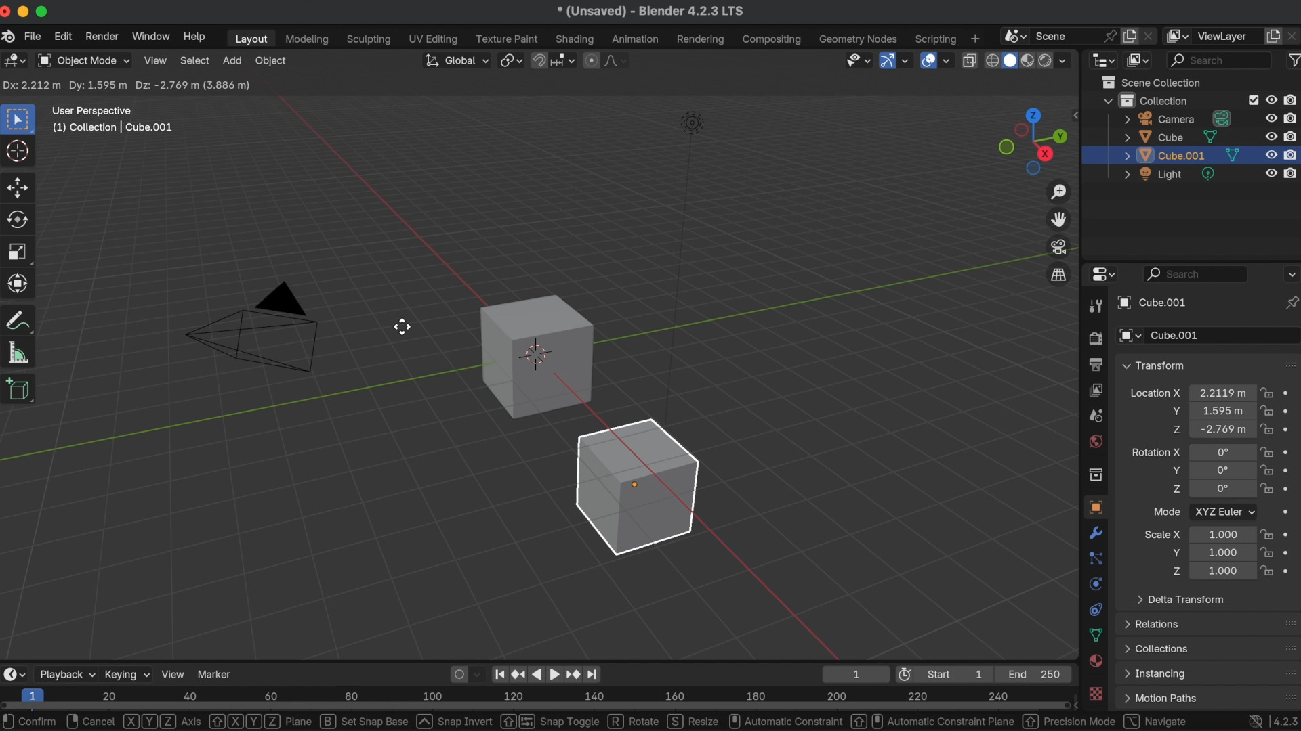  I want to click on cube, so click(536, 355).